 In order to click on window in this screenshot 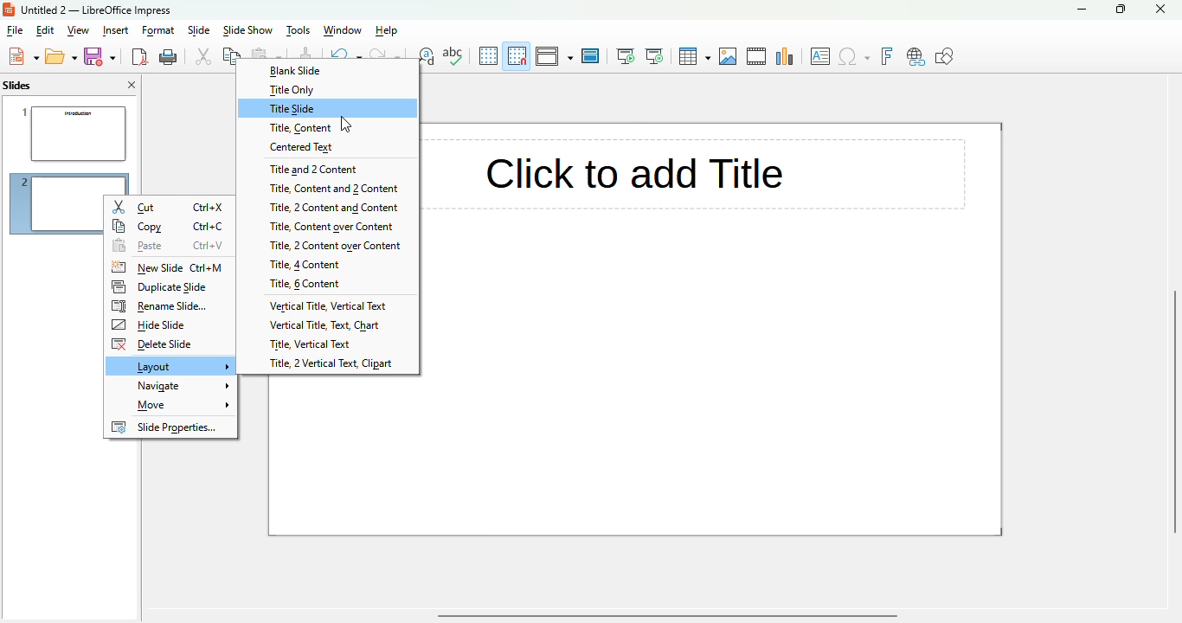, I will do `click(341, 30)`.